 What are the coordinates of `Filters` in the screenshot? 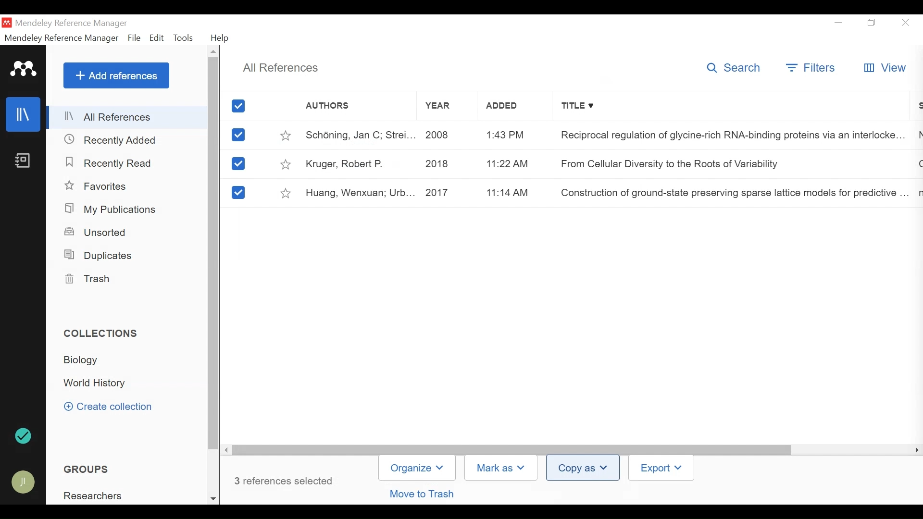 It's located at (811, 69).